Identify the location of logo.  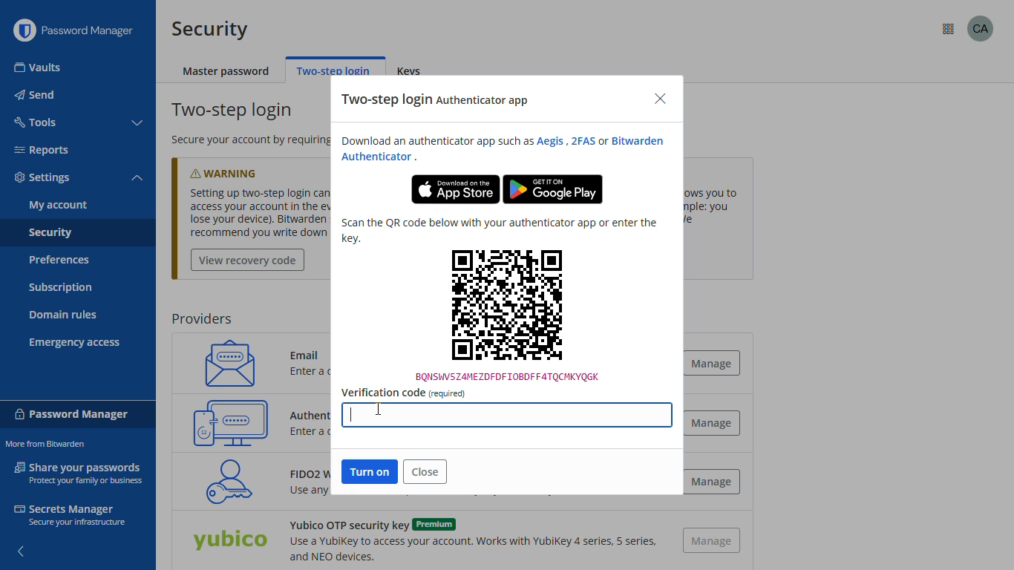
(24, 30).